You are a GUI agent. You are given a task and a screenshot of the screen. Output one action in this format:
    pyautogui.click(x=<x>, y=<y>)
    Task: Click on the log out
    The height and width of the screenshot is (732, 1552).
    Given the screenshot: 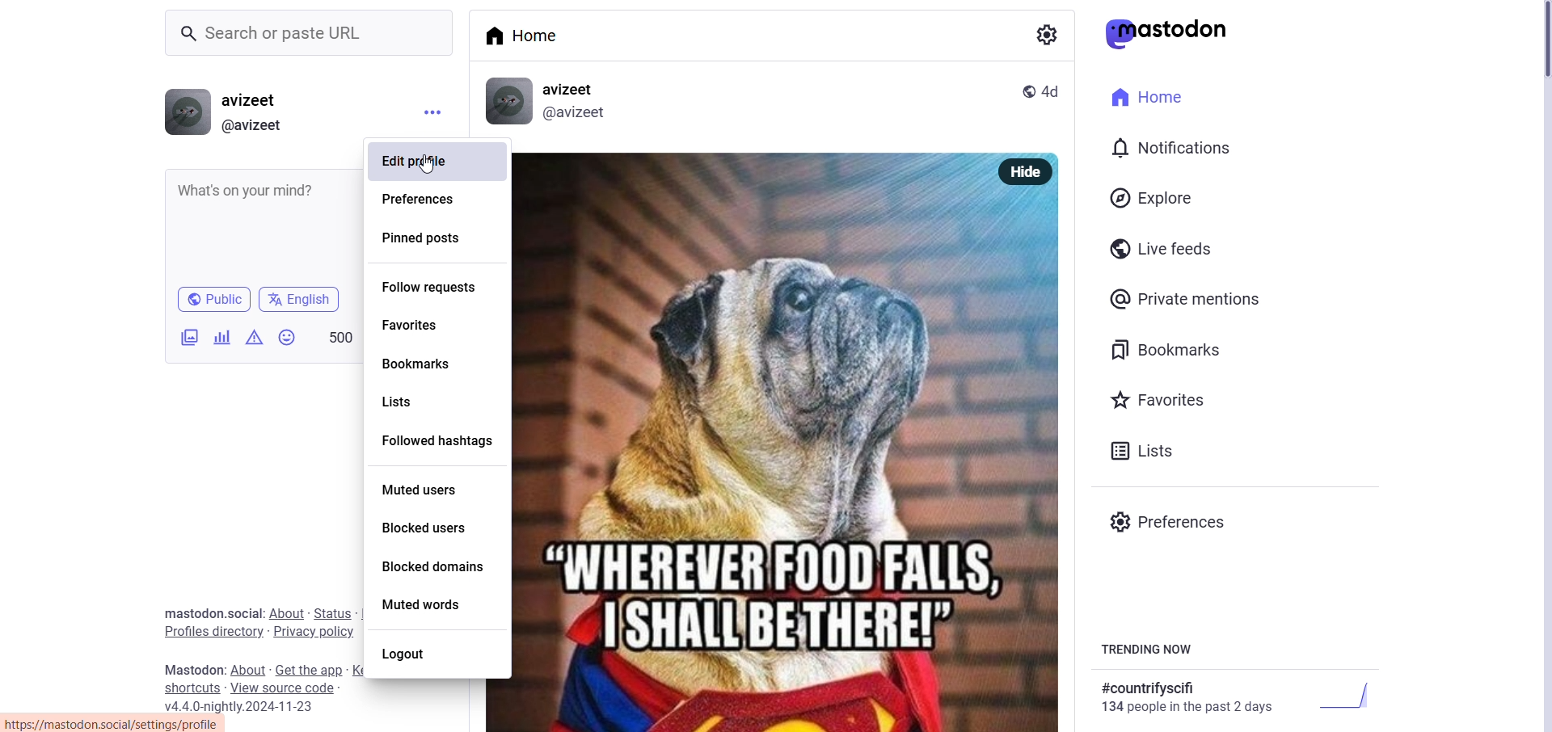 What is the action you would take?
    pyautogui.click(x=410, y=655)
    